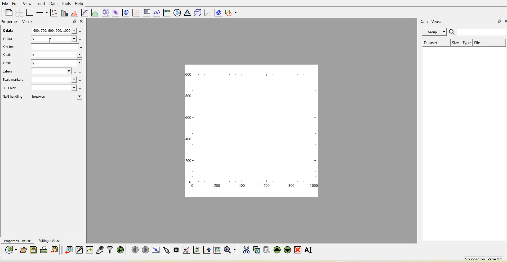  What do you see at coordinates (186, 250) in the screenshot?
I see `Click or draw a rectangle to zoom graph axes` at bounding box center [186, 250].